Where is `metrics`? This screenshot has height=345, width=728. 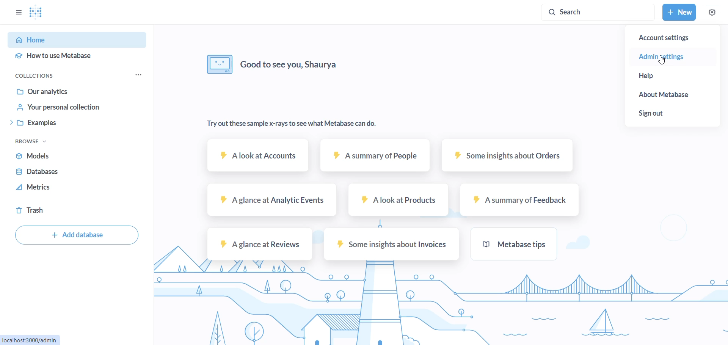 metrics is located at coordinates (44, 188).